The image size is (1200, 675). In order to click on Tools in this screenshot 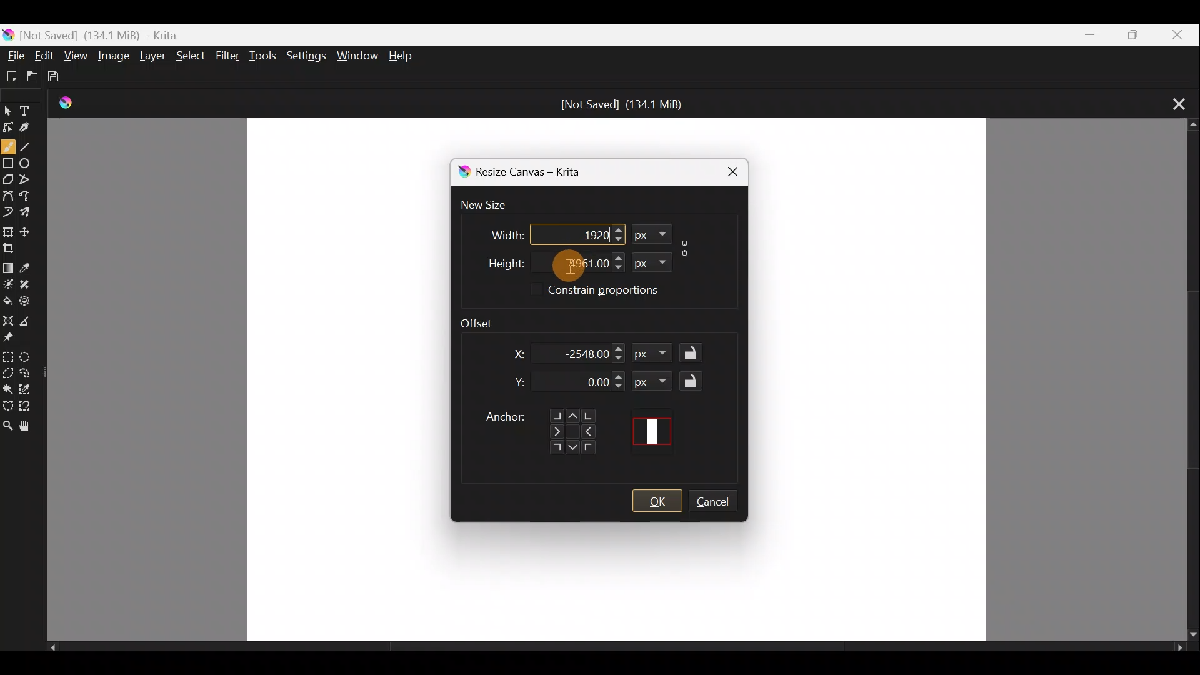, I will do `click(265, 56)`.